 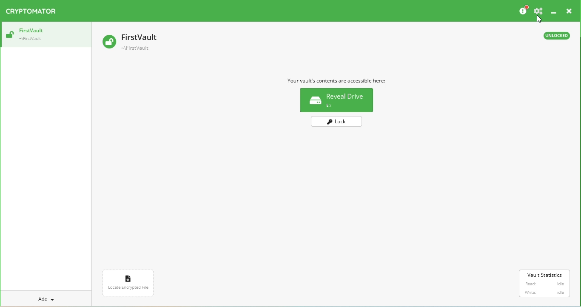 I want to click on Minimize, so click(x=554, y=11).